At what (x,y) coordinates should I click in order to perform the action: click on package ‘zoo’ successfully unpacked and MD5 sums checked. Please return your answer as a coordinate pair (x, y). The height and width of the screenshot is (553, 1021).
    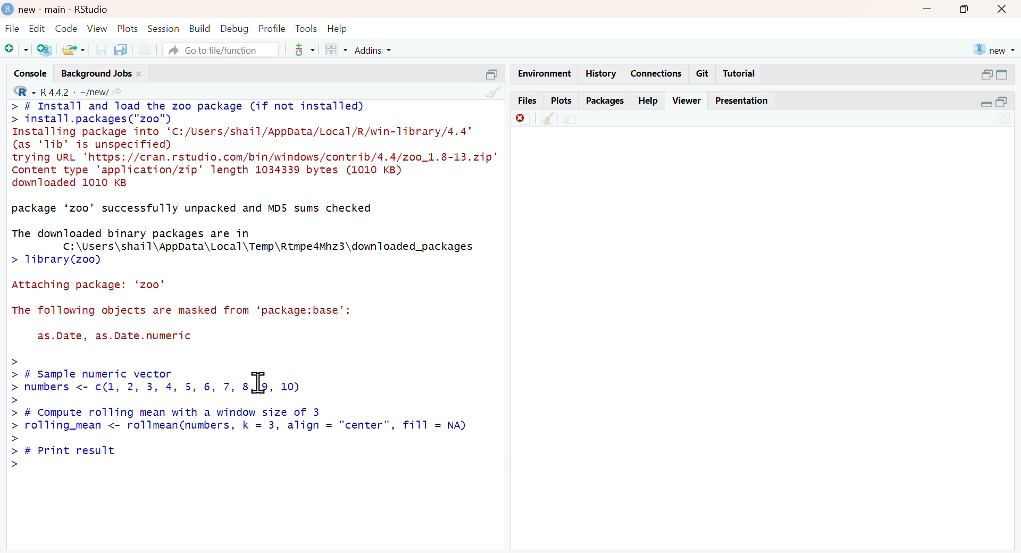
    Looking at the image, I should click on (193, 210).